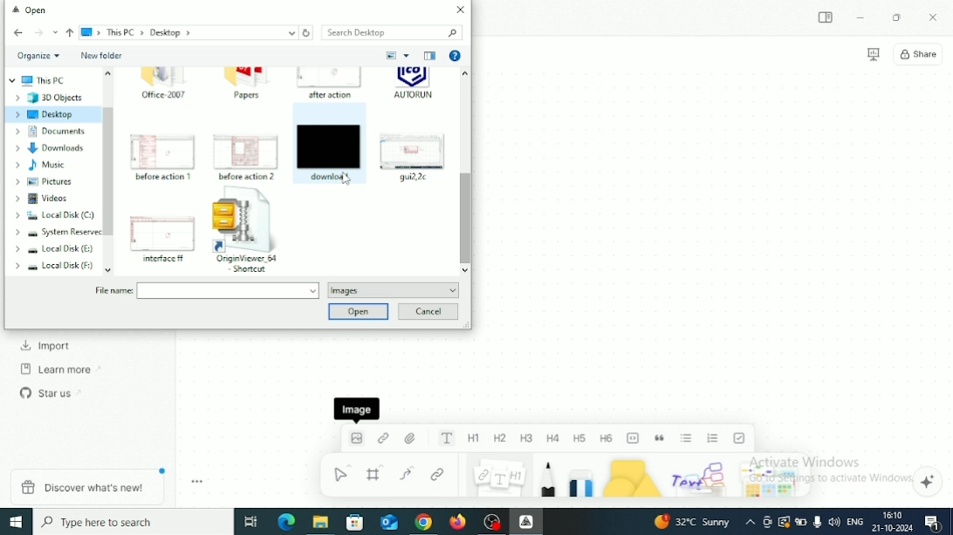  I want to click on Affine, so click(526, 521).